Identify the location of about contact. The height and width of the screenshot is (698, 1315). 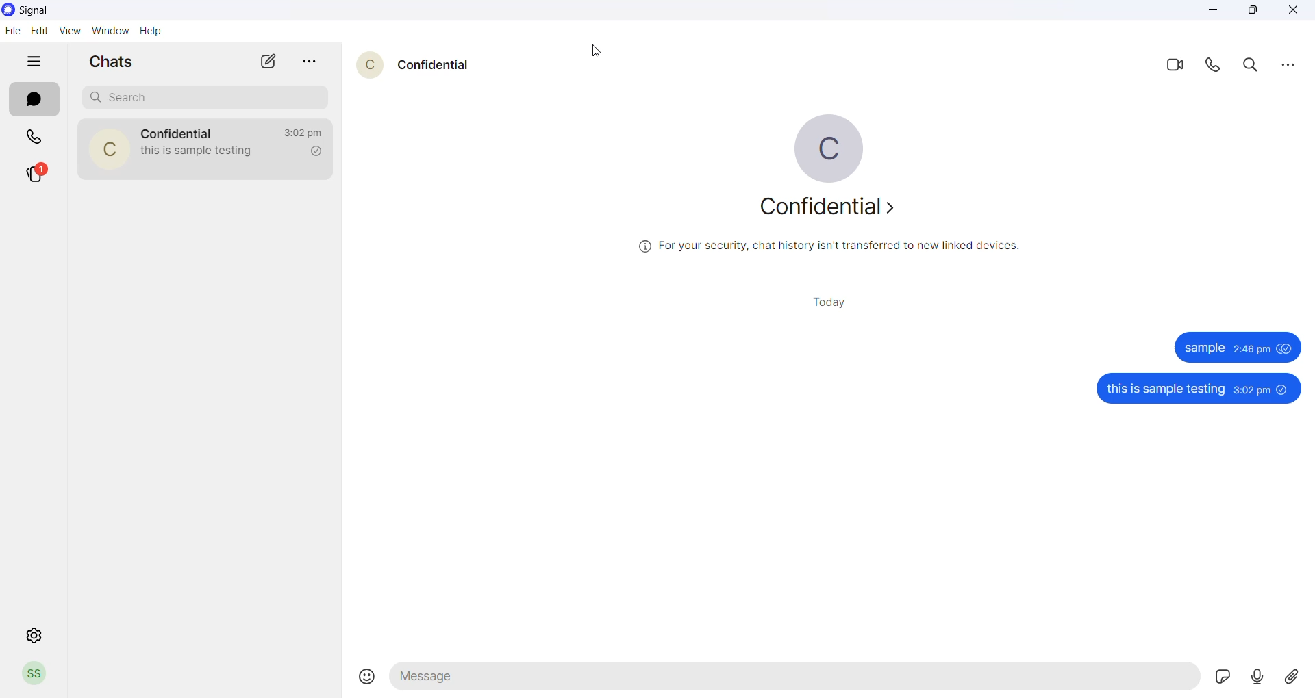
(832, 210).